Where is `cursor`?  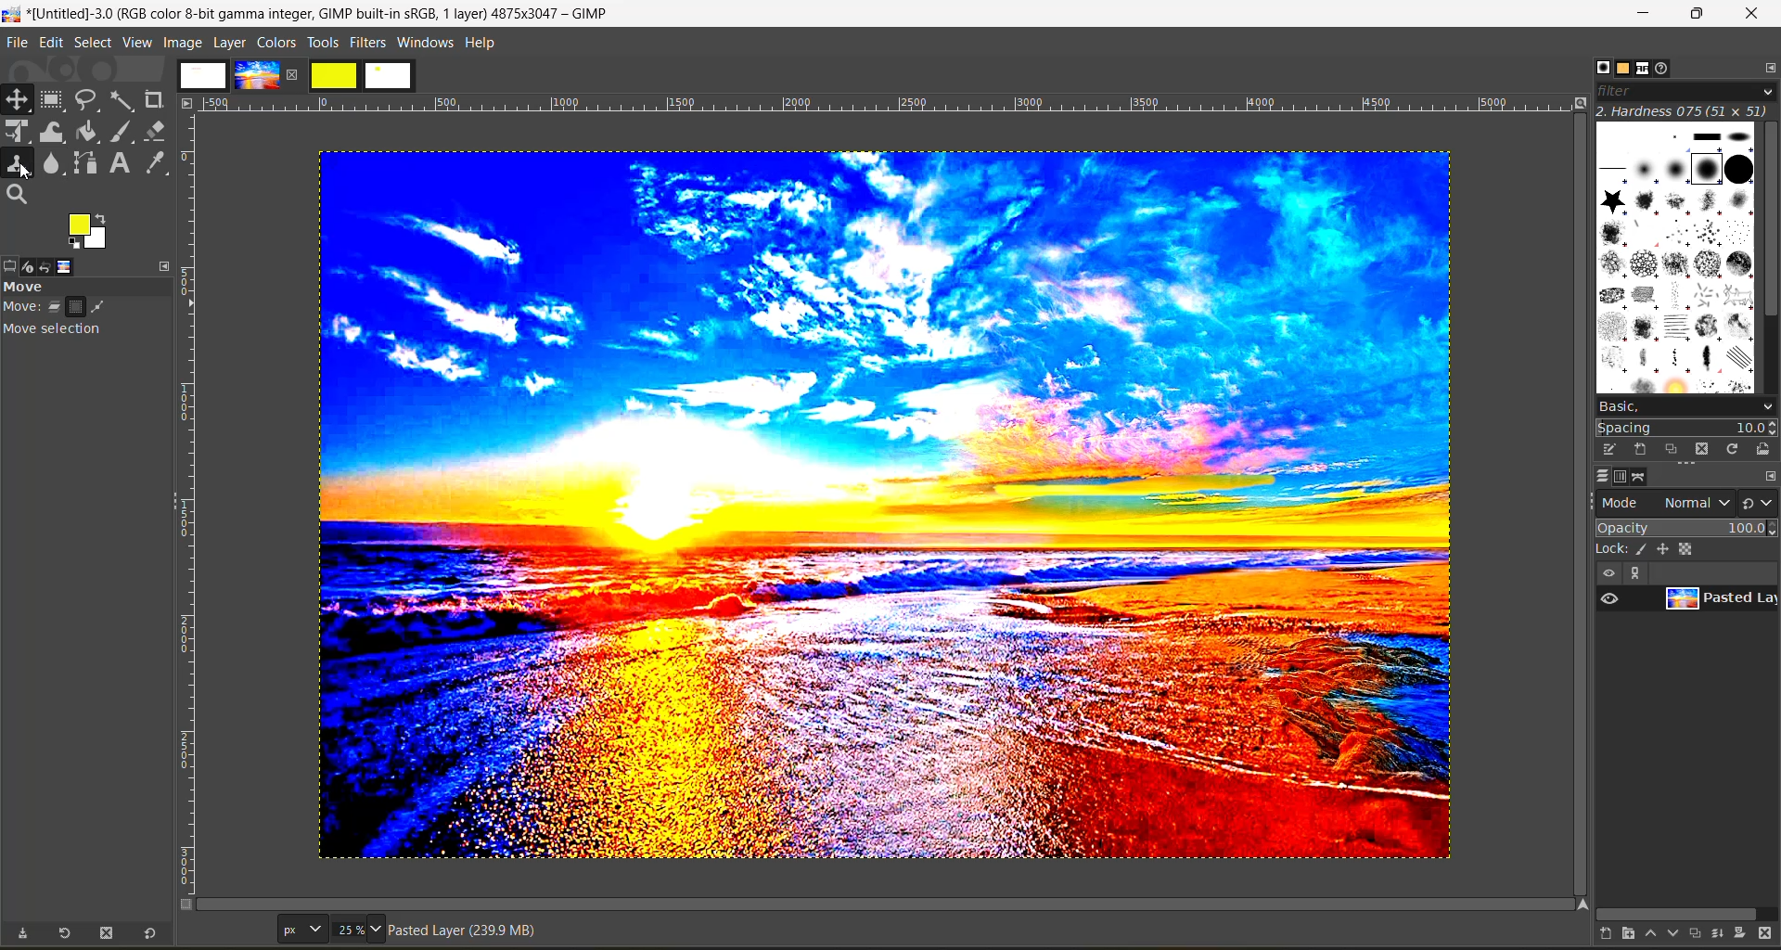
cursor is located at coordinates (27, 173).